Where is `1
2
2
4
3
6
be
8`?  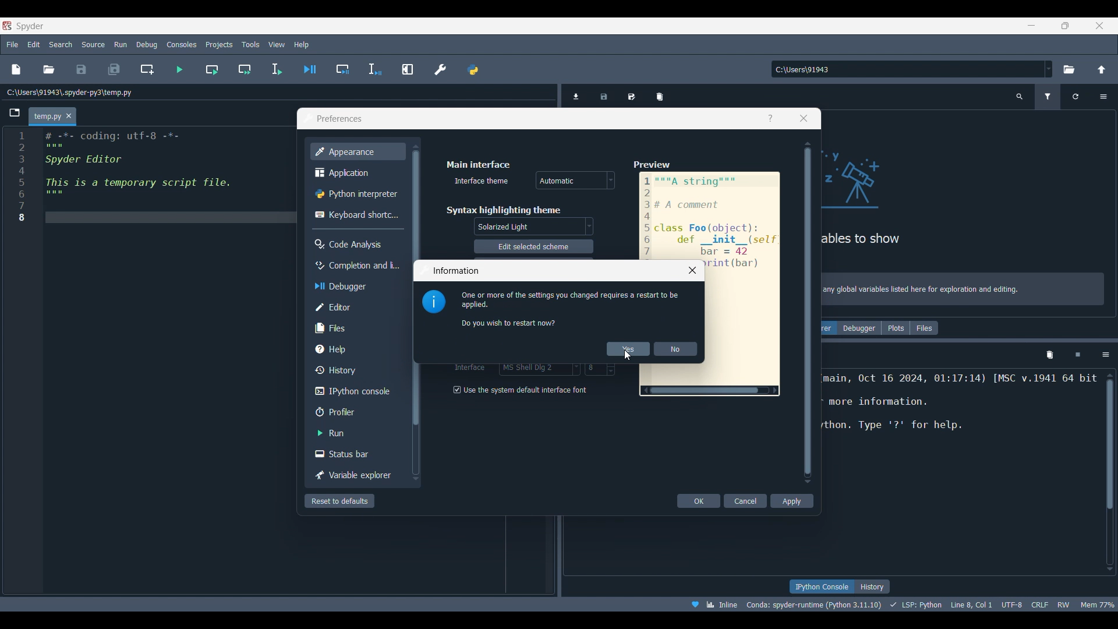 1
2
2
4
3
6
be
8 is located at coordinates (22, 178).